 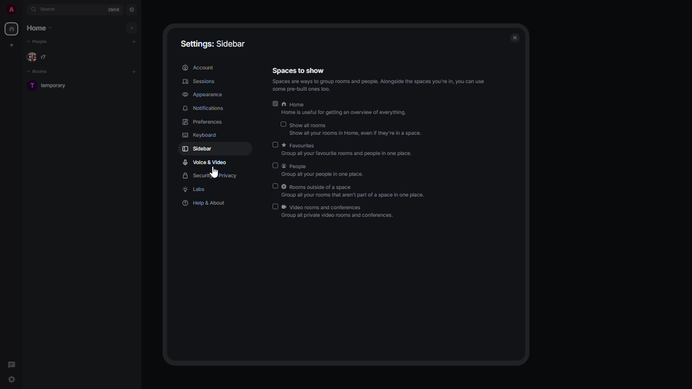 What do you see at coordinates (132, 11) in the screenshot?
I see `navigator` at bounding box center [132, 11].